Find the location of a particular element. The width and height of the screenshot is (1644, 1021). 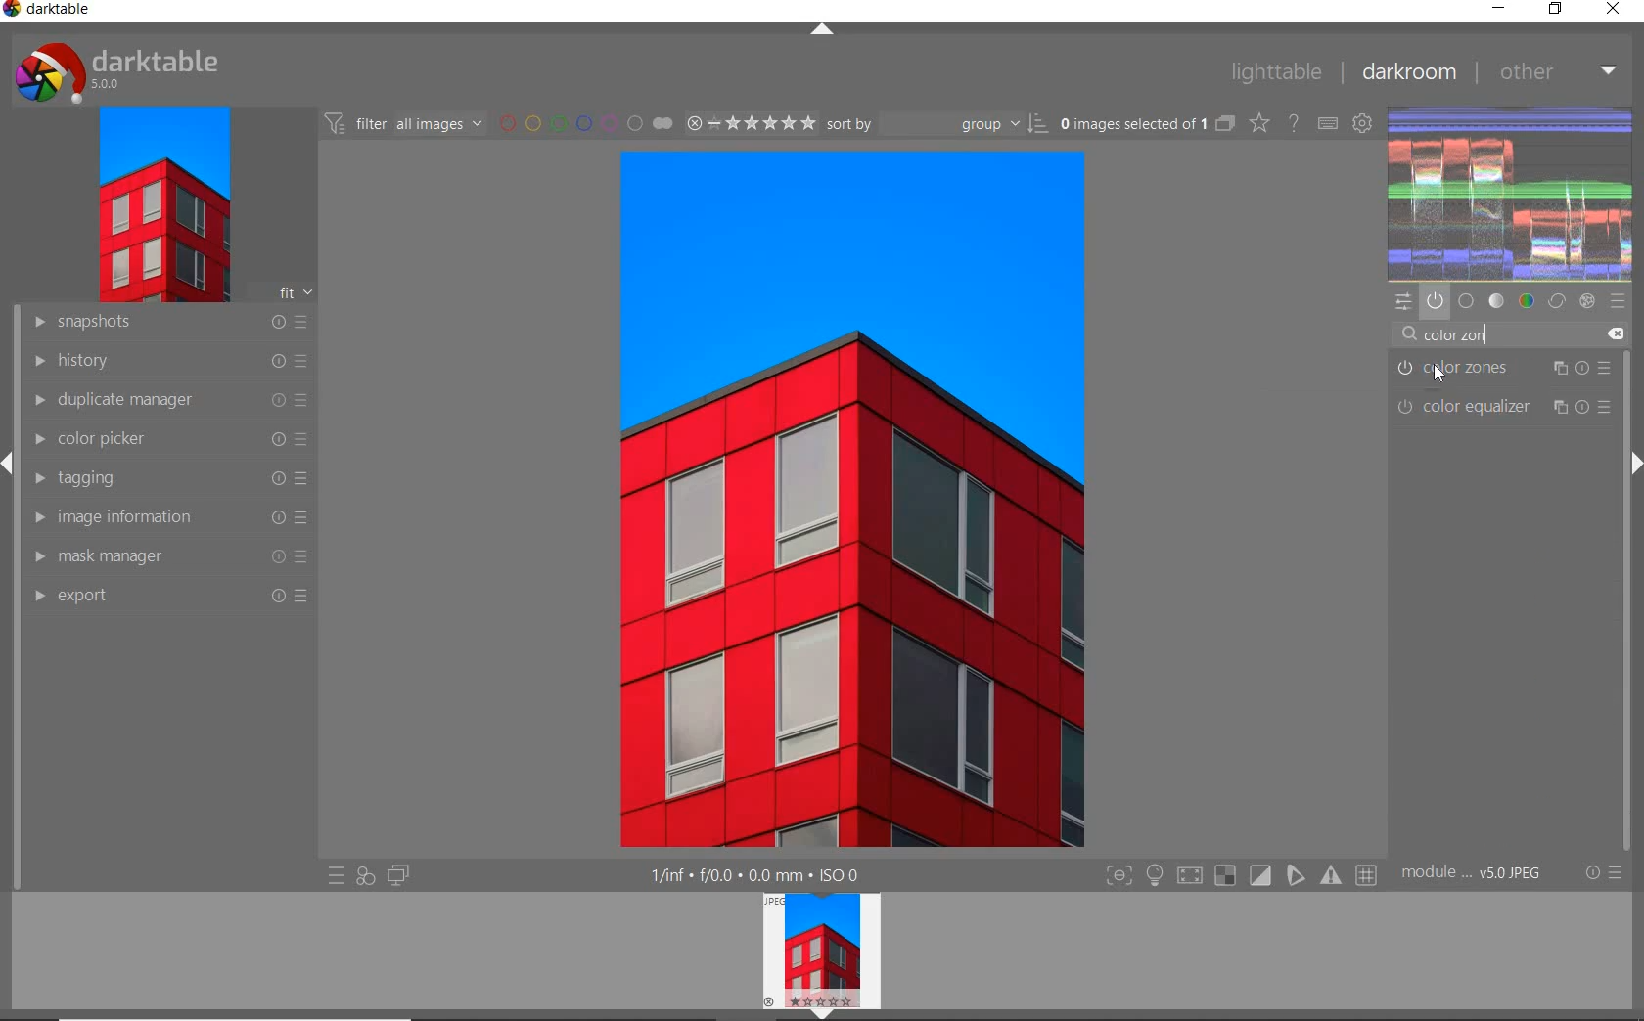

module order is located at coordinates (1477, 874).